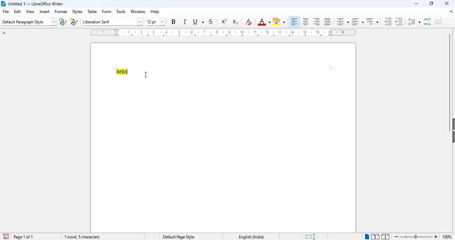  What do you see at coordinates (317, 22) in the screenshot?
I see `align right` at bounding box center [317, 22].